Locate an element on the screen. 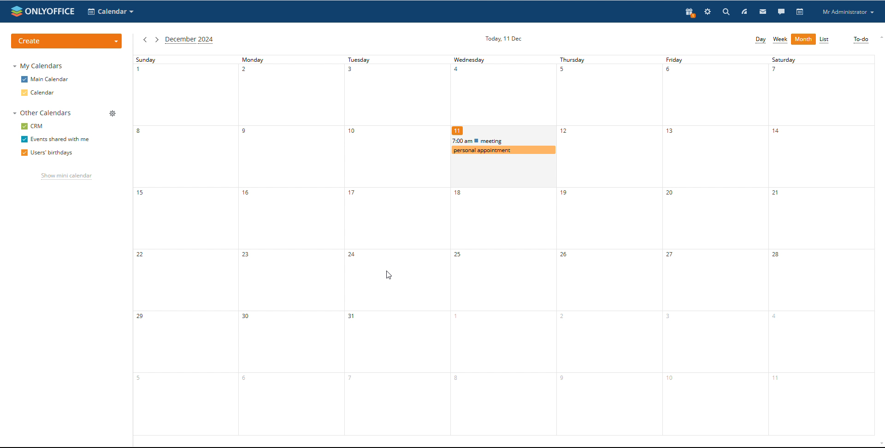 The width and height of the screenshot is (885, 448). select application is located at coordinates (111, 12).